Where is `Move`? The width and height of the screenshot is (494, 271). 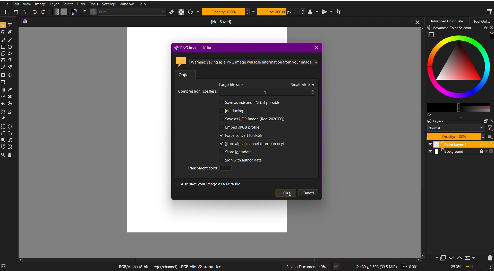
Move is located at coordinates (11, 155).